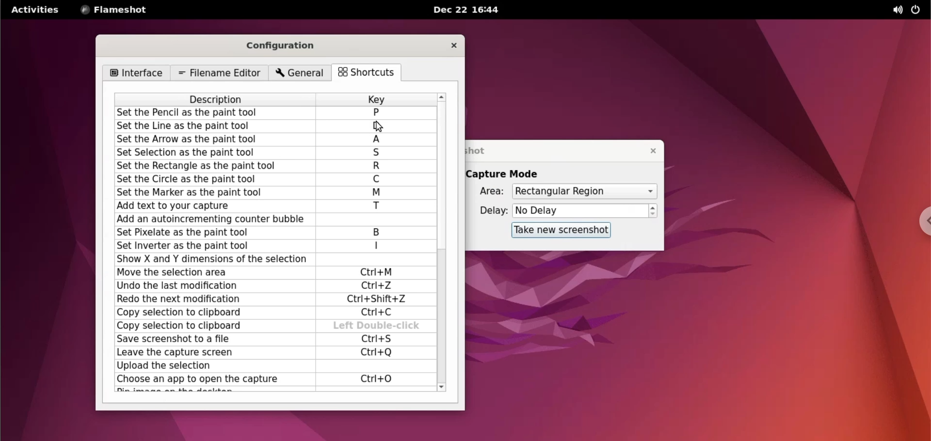 This screenshot has width=931, height=441. Describe the element at coordinates (379, 140) in the screenshot. I see `A ` at that location.